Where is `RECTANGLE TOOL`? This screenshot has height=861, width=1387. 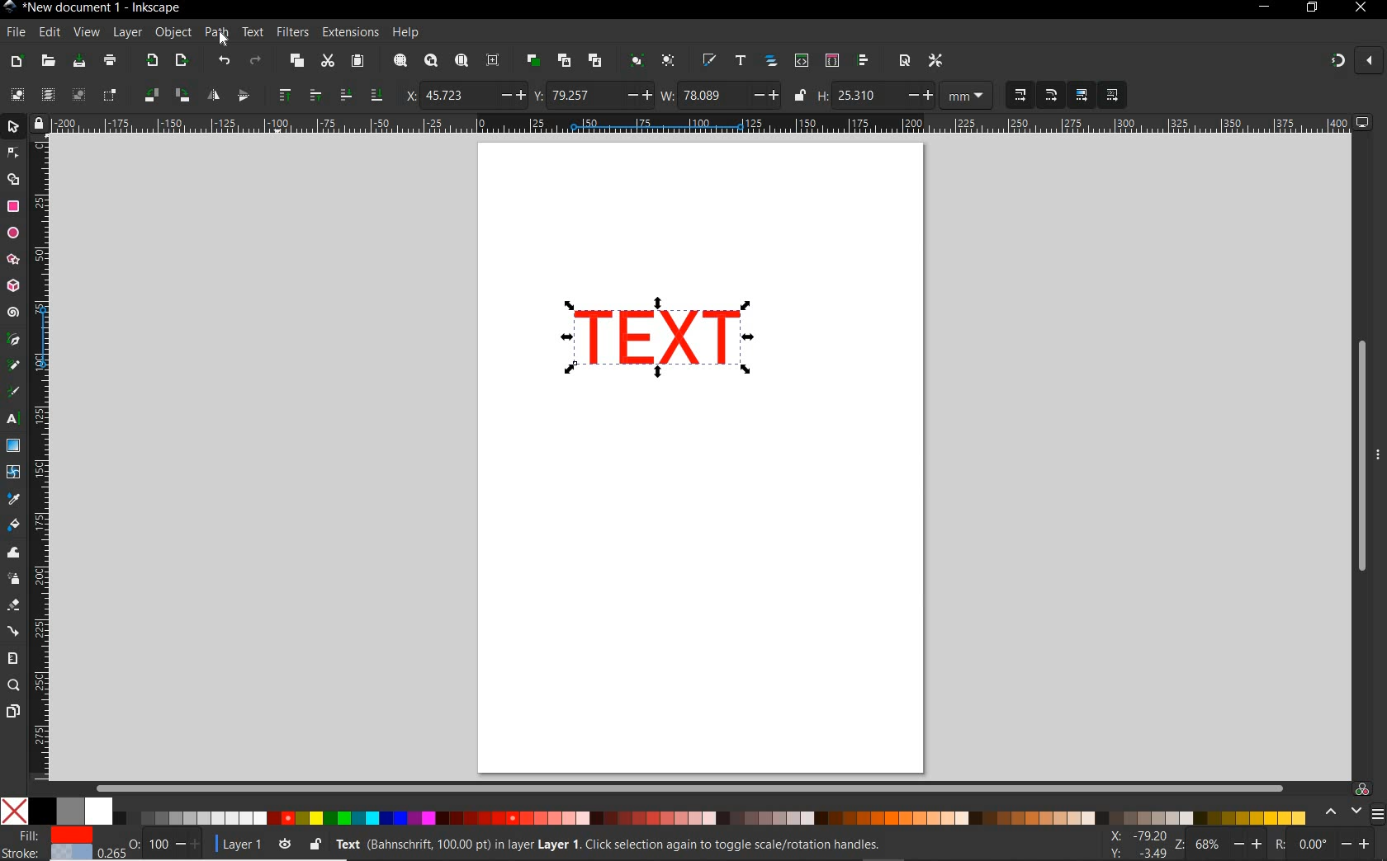 RECTANGLE TOOL is located at coordinates (14, 207).